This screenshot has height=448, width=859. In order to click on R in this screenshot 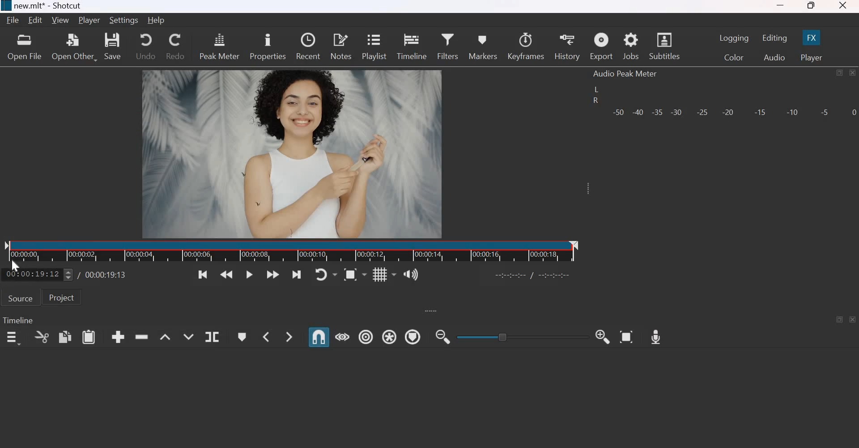, I will do `click(595, 101)`.